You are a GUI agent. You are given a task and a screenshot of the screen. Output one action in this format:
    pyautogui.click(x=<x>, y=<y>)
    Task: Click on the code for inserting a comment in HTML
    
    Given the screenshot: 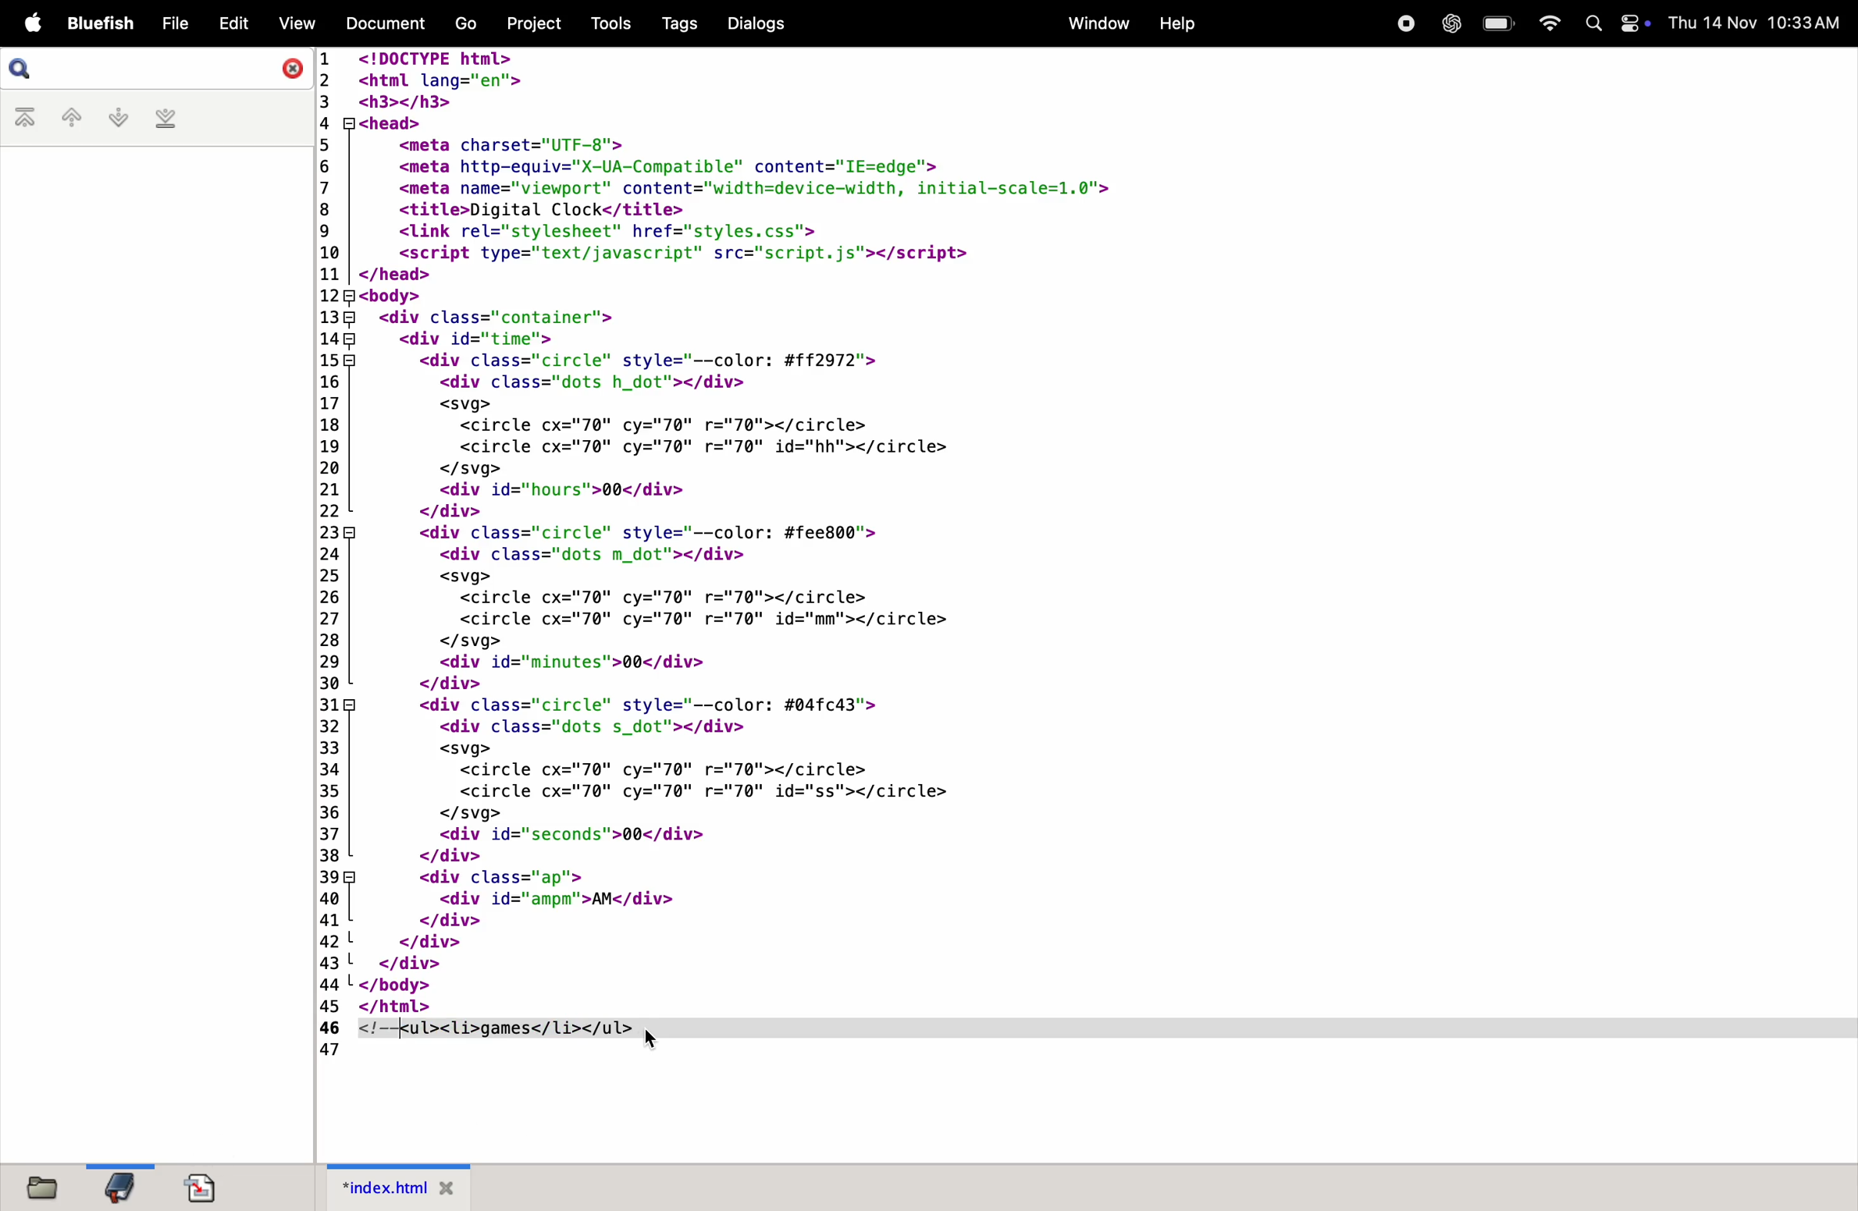 What is the action you would take?
    pyautogui.click(x=895, y=532)
    